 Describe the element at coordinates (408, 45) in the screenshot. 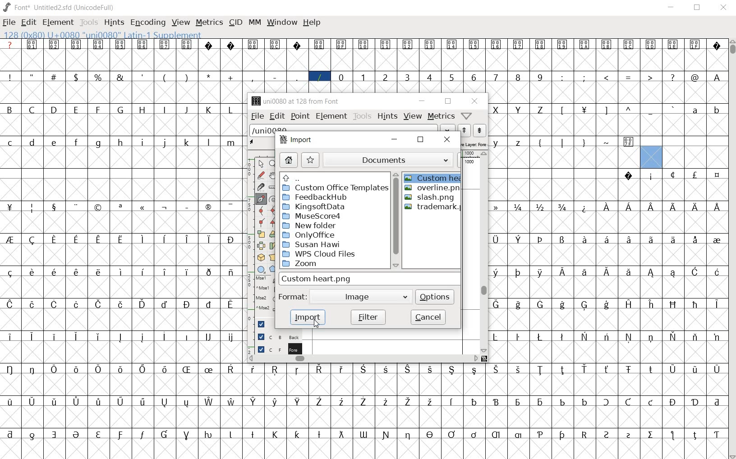

I see `glyph` at that location.